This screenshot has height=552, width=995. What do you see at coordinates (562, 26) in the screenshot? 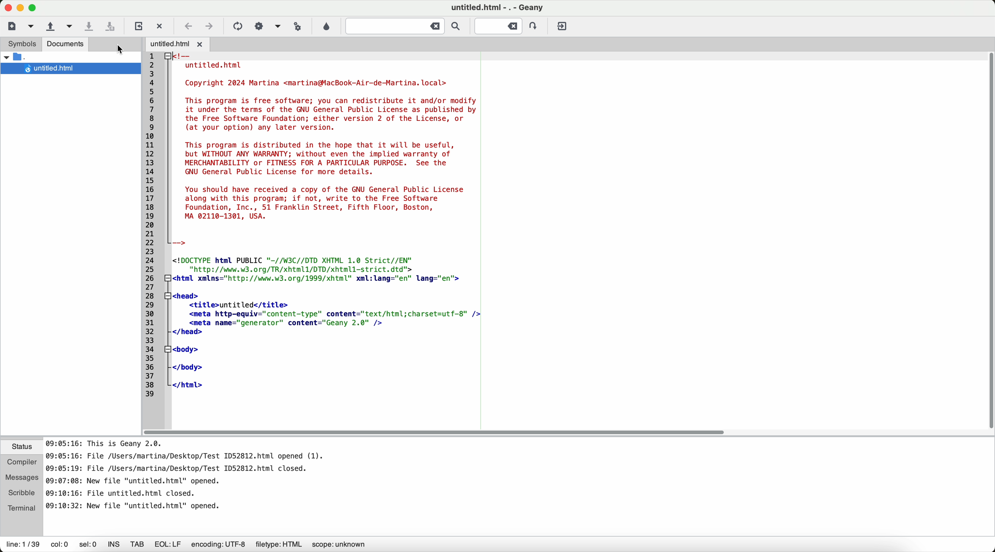
I see `quit Geany` at bounding box center [562, 26].